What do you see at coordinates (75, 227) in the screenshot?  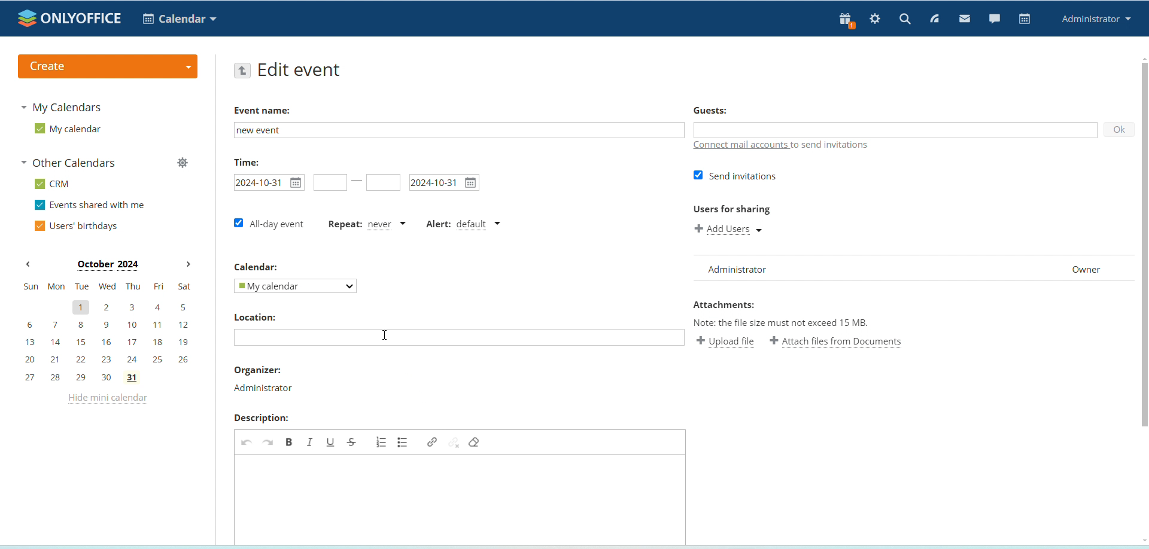 I see `users' birthdays` at bounding box center [75, 227].